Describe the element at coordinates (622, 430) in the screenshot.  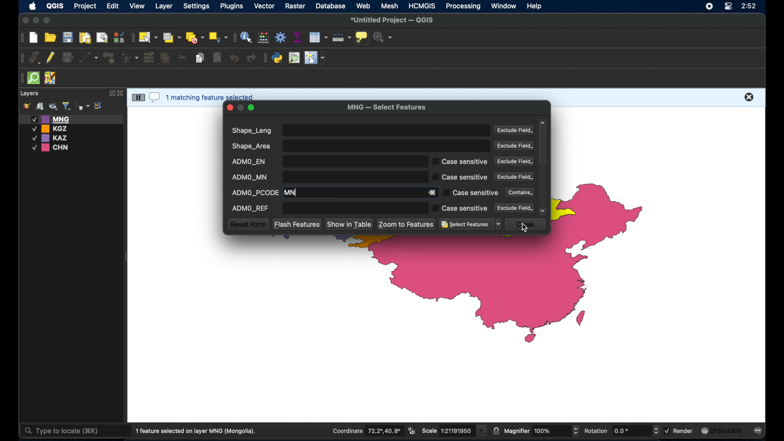
I see `rotation 0.0` at that location.